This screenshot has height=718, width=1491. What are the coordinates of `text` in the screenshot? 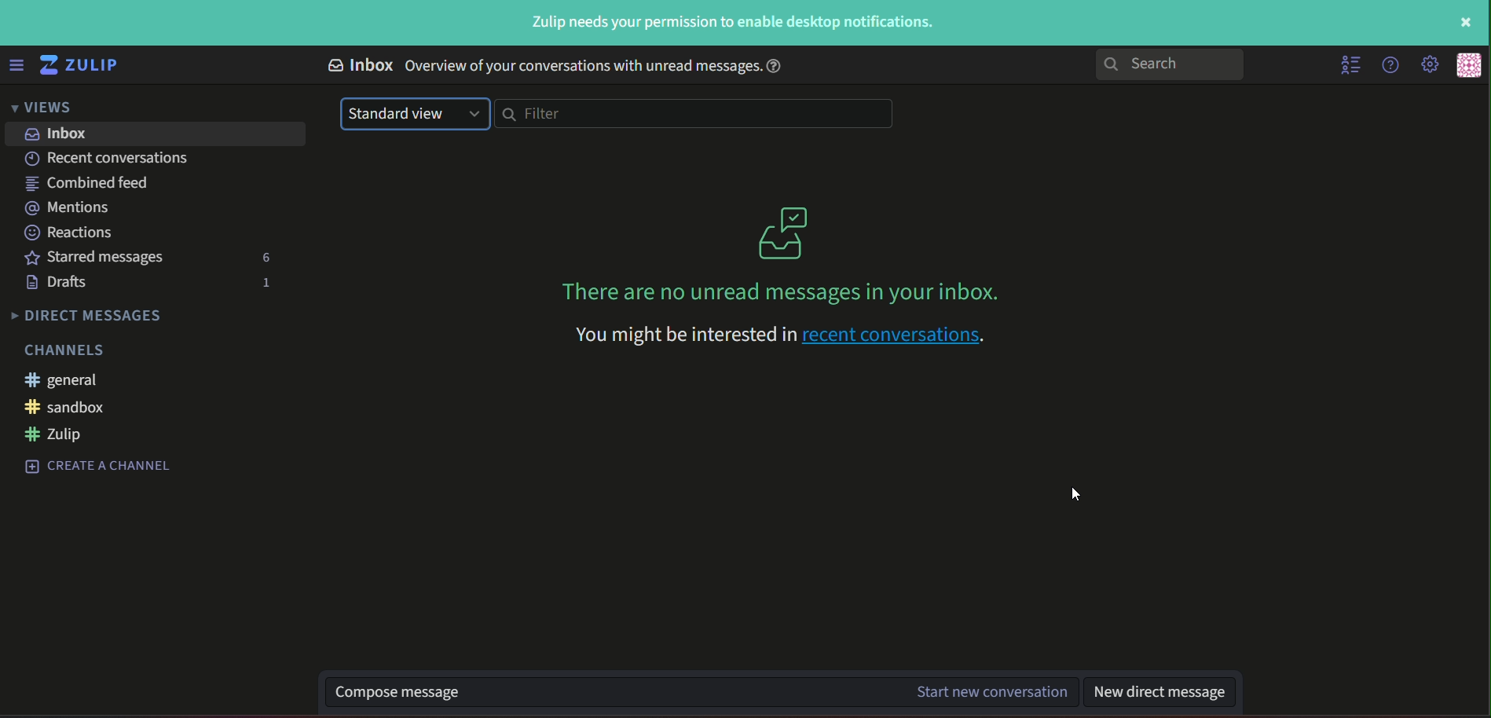 It's located at (102, 256).